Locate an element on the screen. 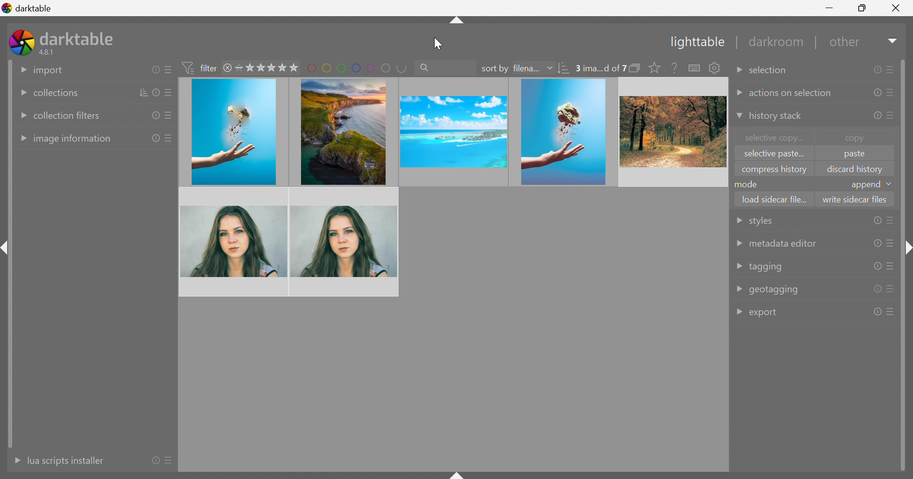 This screenshot has height=479, width=913. reset is located at coordinates (877, 243).